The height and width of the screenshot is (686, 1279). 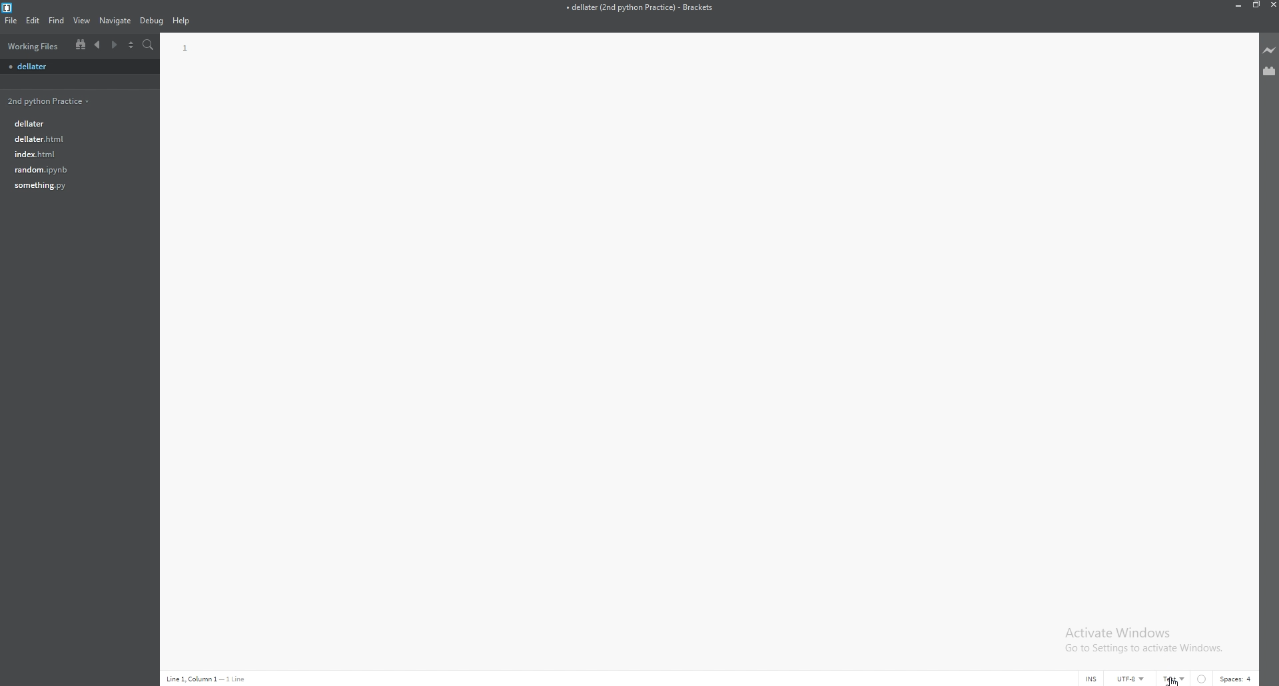 I want to click on file, so click(x=11, y=20).